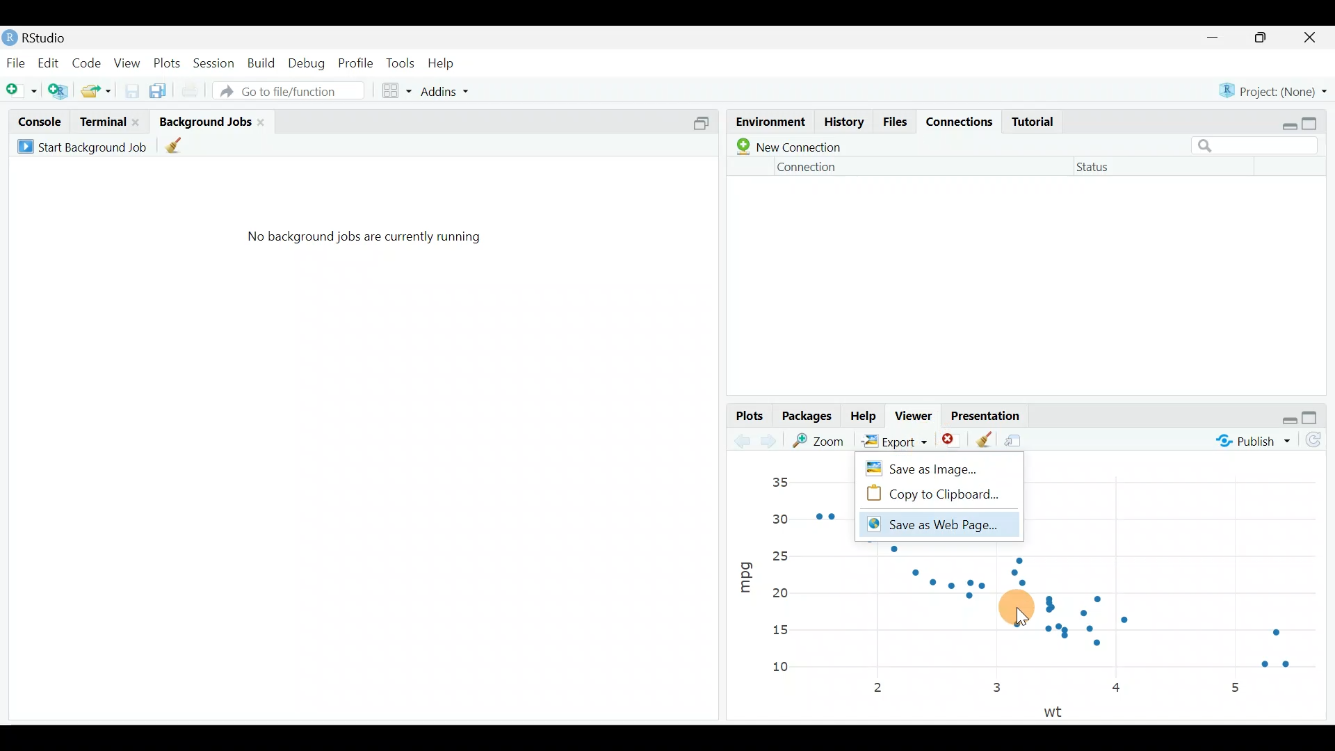 This screenshot has width=1335, height=751. I want to click on Split, so click(700, 126).